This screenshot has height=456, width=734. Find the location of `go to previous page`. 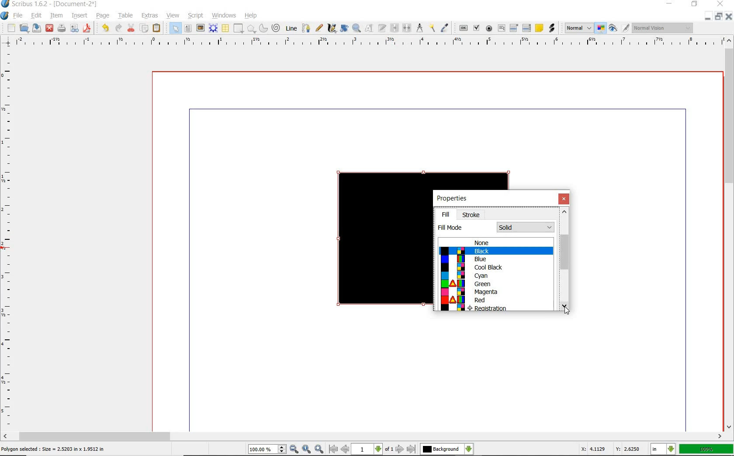

go to previous page is located at coordinates (345, 449).